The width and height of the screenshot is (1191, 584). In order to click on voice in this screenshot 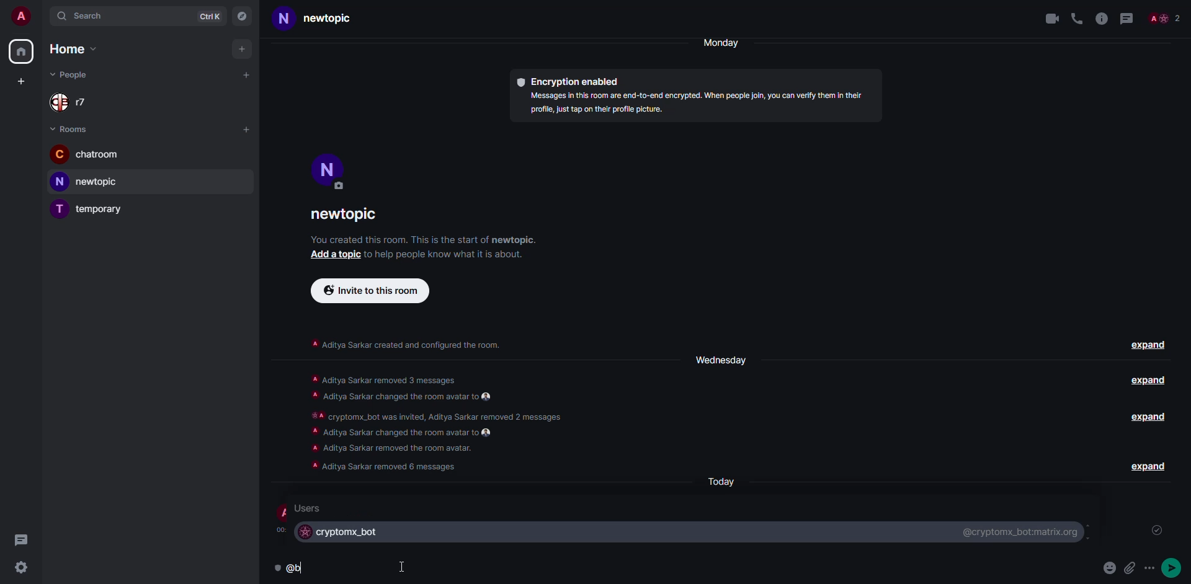, I will do `click(1074, 17)`.